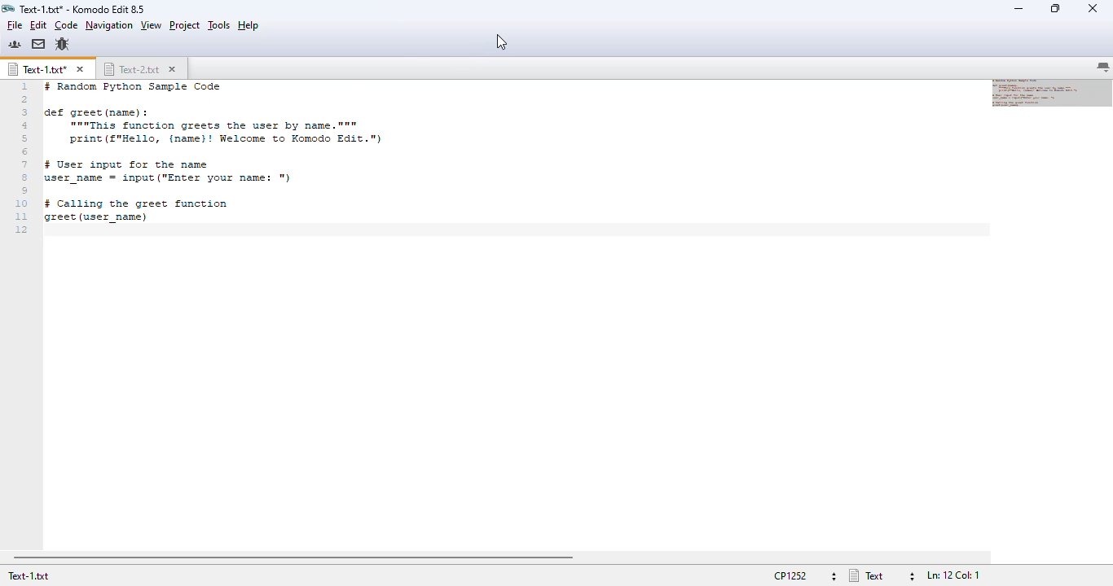 The height and width of the screenshot is (586, 1113). What do you see at coordinates (502, 42) in the screenshot?
I see `cursor` at bounding box center [502, 42].